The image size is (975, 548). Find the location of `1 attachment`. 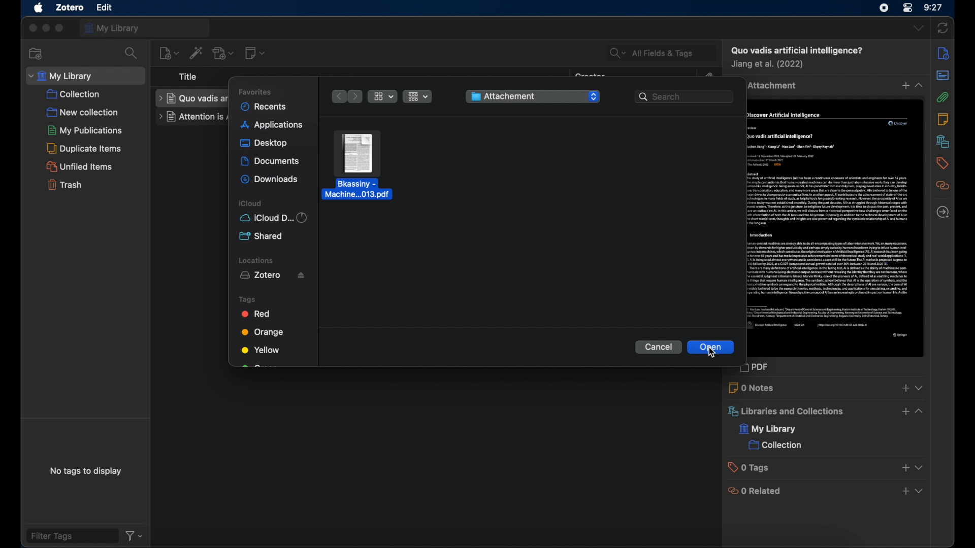

1 attachment is located at coordinates (773, 86).